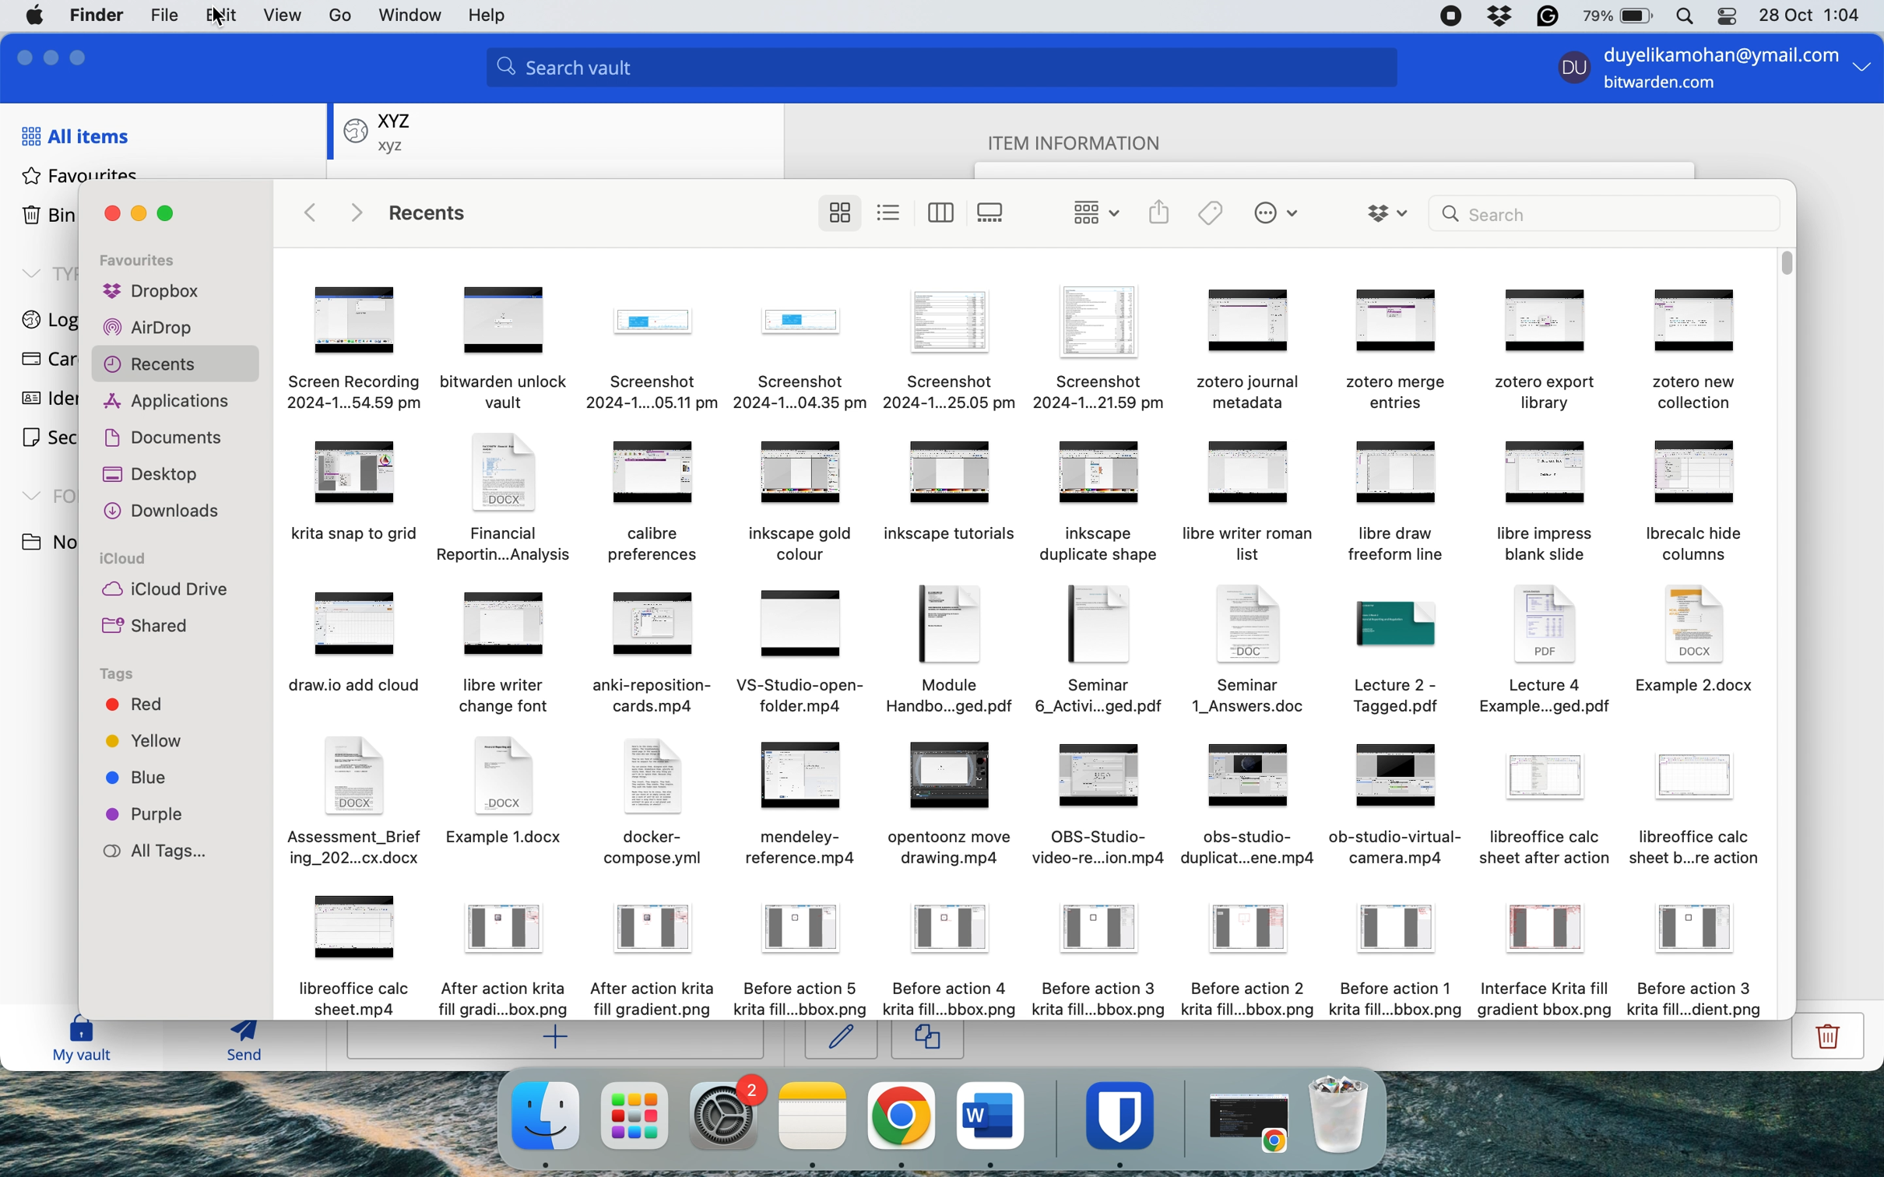  I want to click on maximise, so click(83, 54).